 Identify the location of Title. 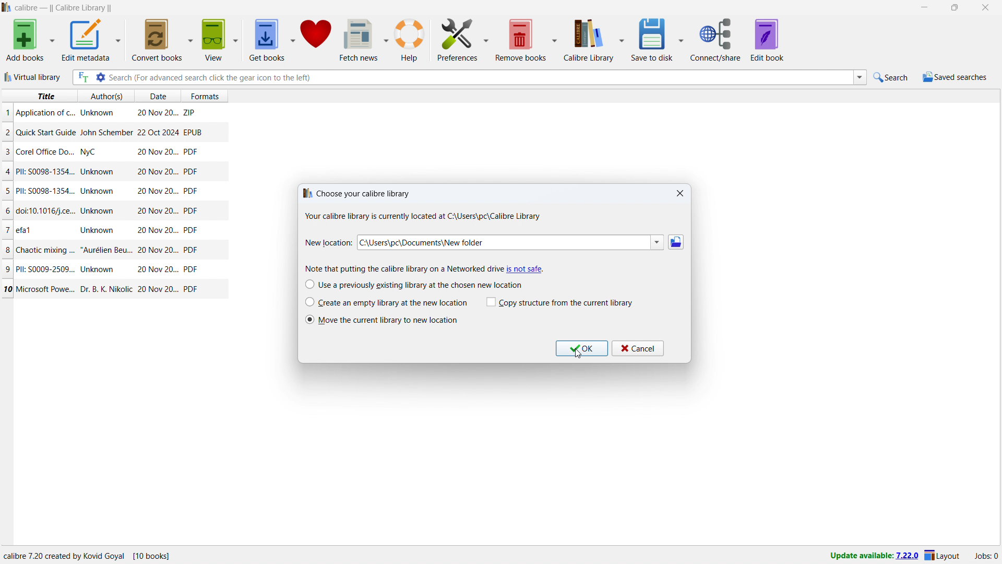
(48, 151).